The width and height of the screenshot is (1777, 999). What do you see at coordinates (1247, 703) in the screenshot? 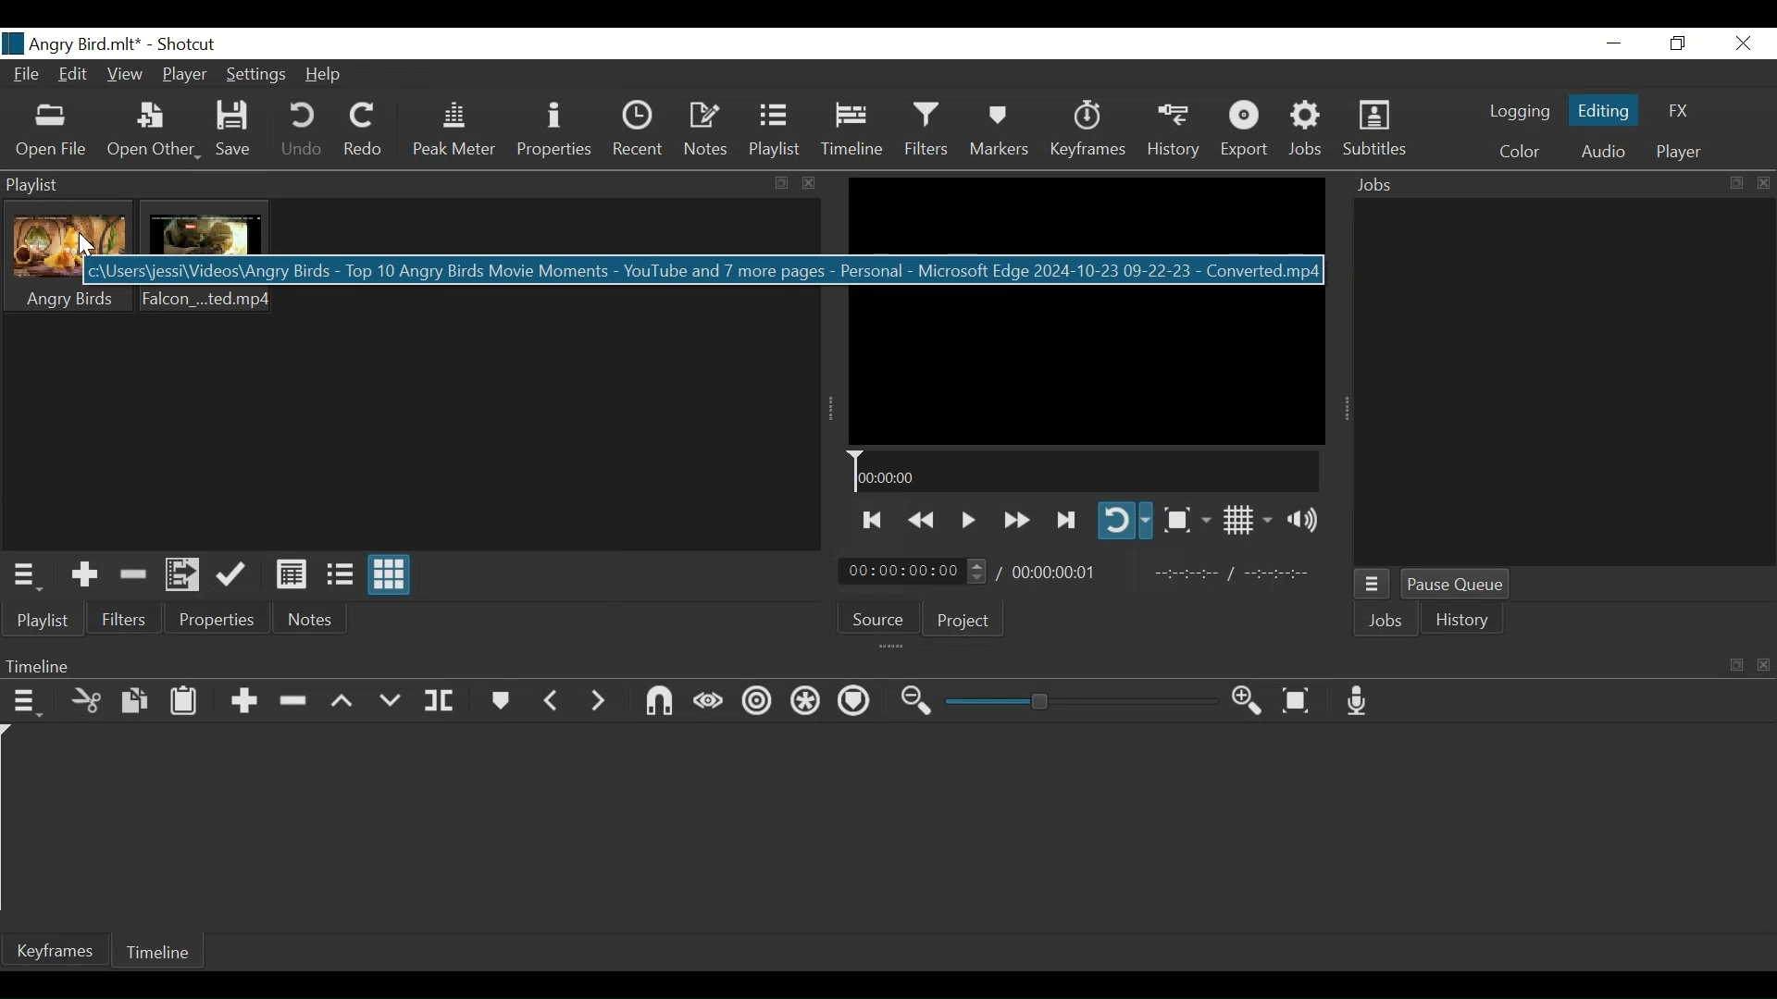
I see `Zoom timeline in` at bounding box center [1247, 703].